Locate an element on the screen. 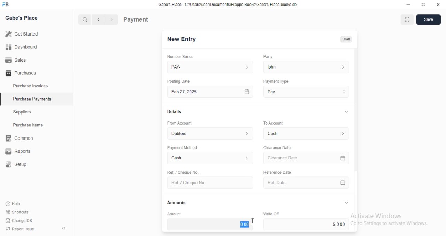 The image size is (446, 236). Help is located at coordinates (14, 204).